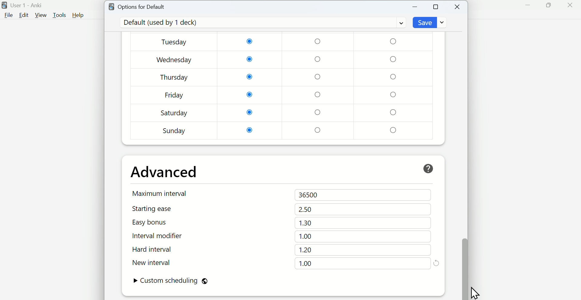 The width and height of the screenshot is (581, 300). Describe the element at coordinates (137, 6) in the screenshot. I see `Options for Default` at that location.